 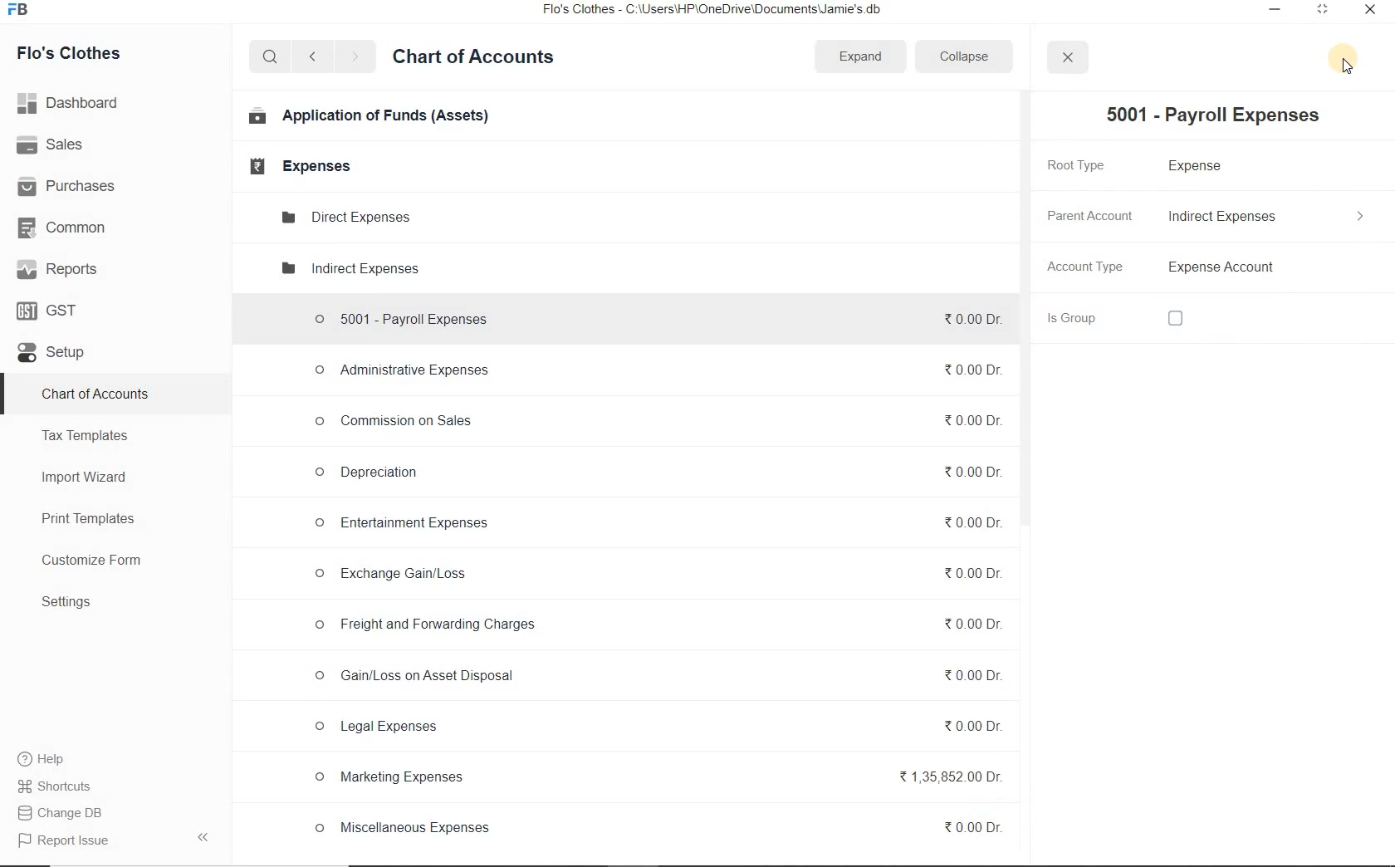 I want to click on Settings, so click(x=66, y=601).